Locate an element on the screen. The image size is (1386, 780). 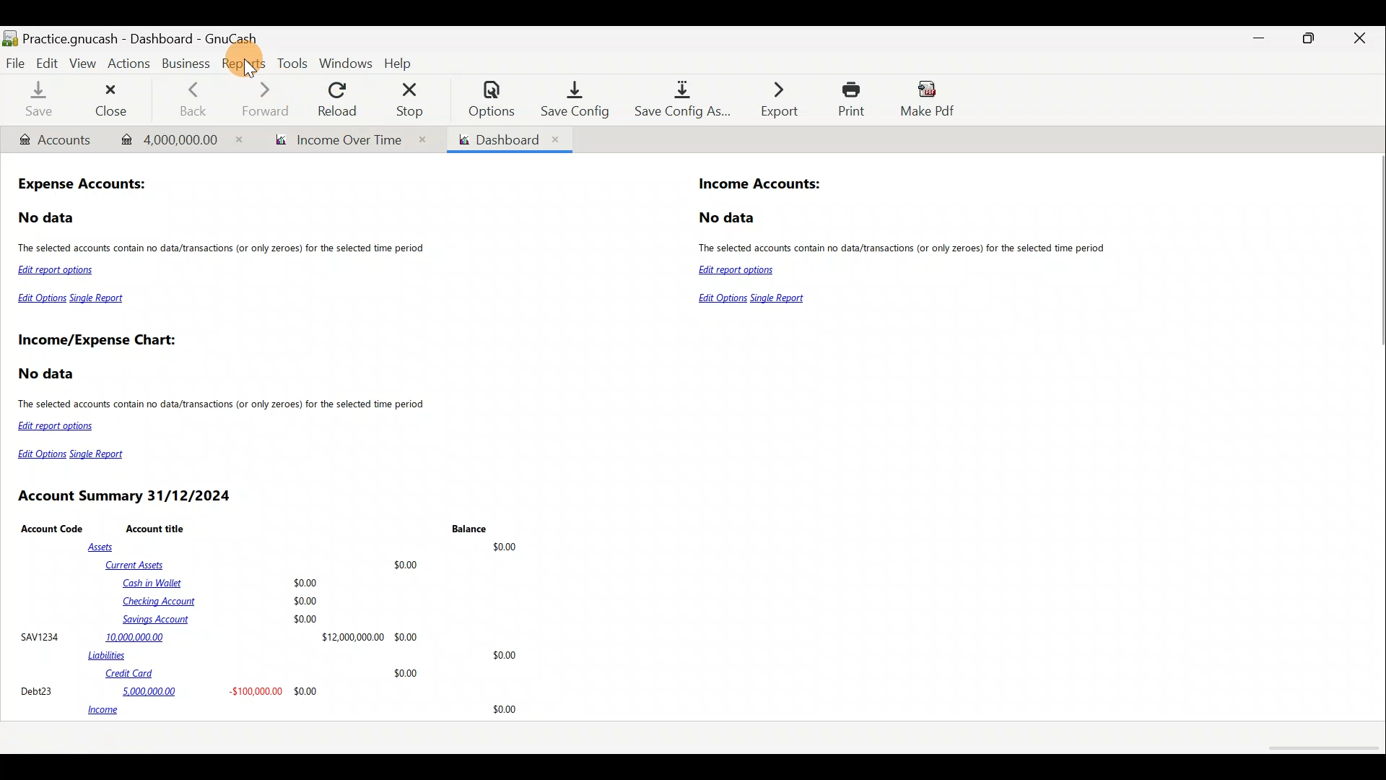
Save config is located at coordinates (569, 99).